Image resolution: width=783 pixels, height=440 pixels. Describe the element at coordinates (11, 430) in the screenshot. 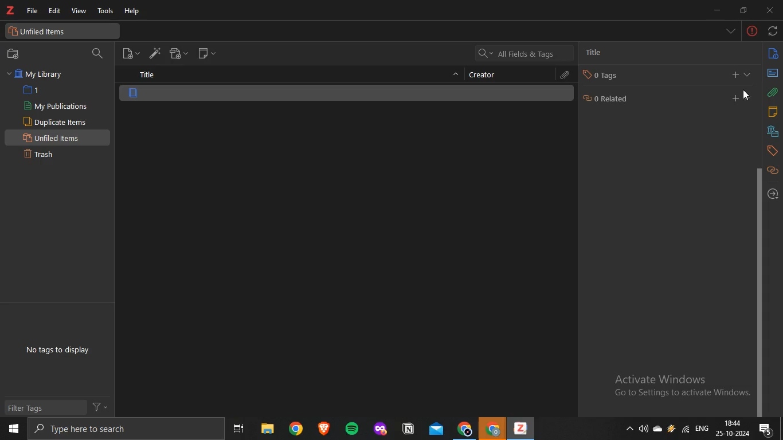

I see `start` at that location.